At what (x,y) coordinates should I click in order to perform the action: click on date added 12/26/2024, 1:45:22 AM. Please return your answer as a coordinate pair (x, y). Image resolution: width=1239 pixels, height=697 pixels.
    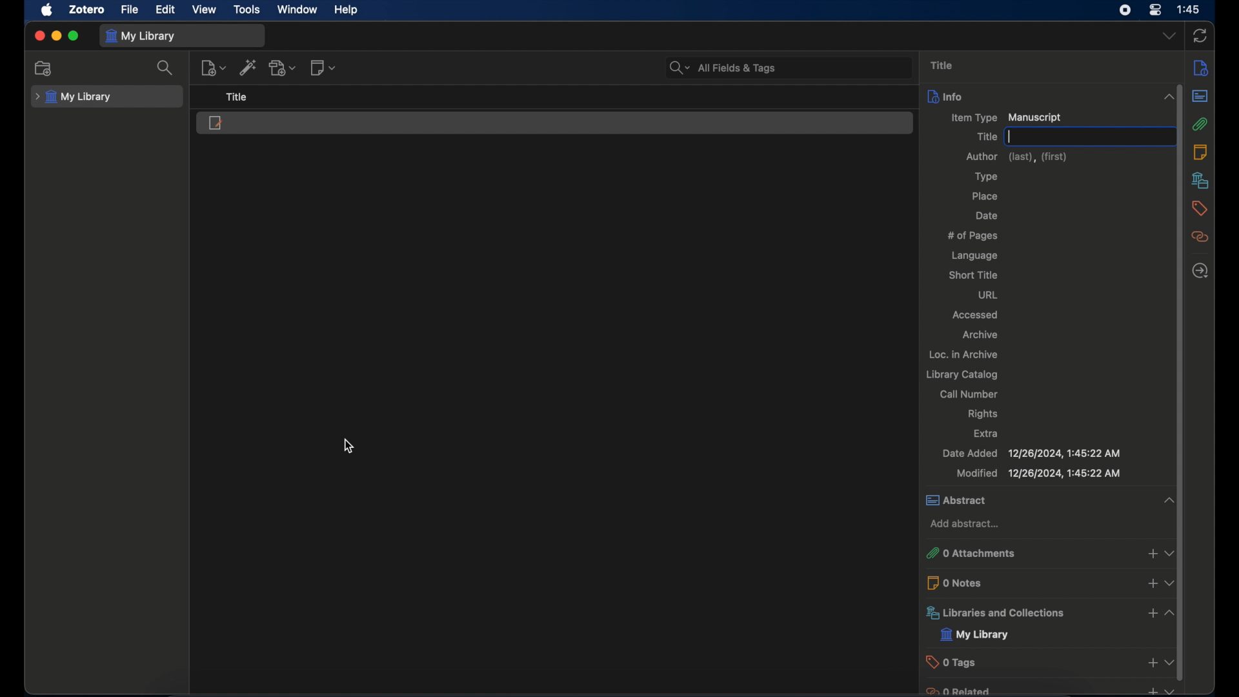
    Looking at the image, I should click on (1031, 454).